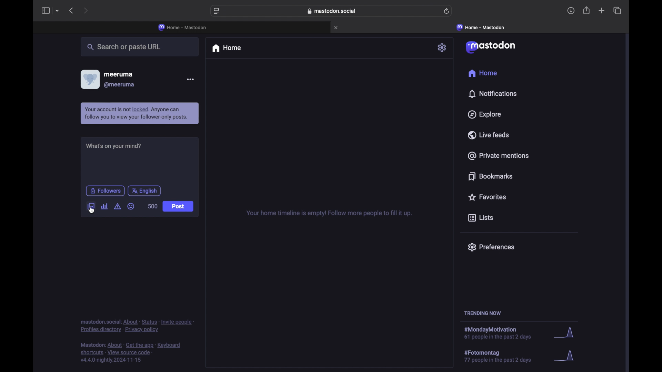  I want to click on bookmarks, so click(490, 176).